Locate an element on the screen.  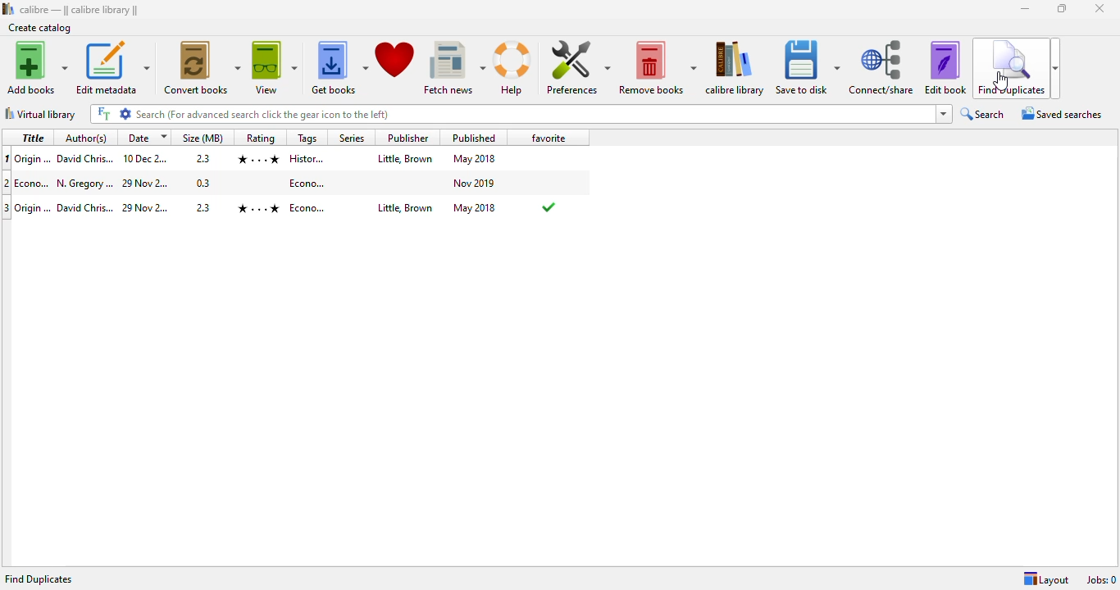
calibre library is located at coordinates (736, 68).